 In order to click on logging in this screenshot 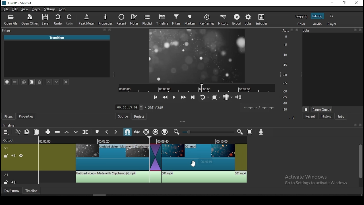, I will do `click(302, 16)`.